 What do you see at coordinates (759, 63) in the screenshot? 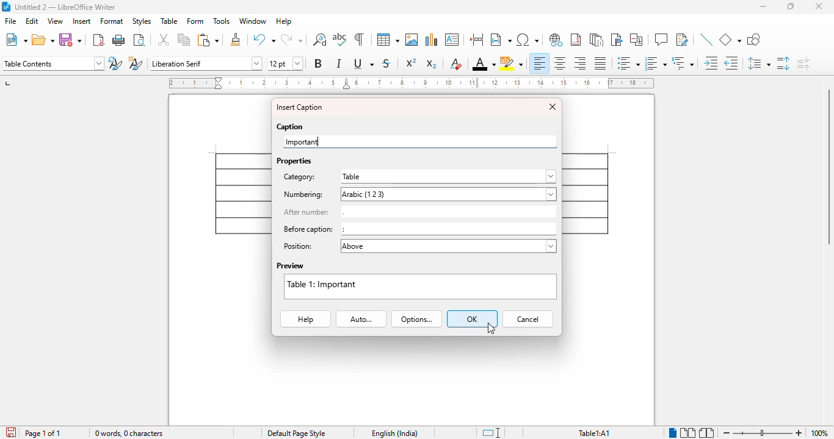
I see `set line spacing` at bounding box center [759, 63].